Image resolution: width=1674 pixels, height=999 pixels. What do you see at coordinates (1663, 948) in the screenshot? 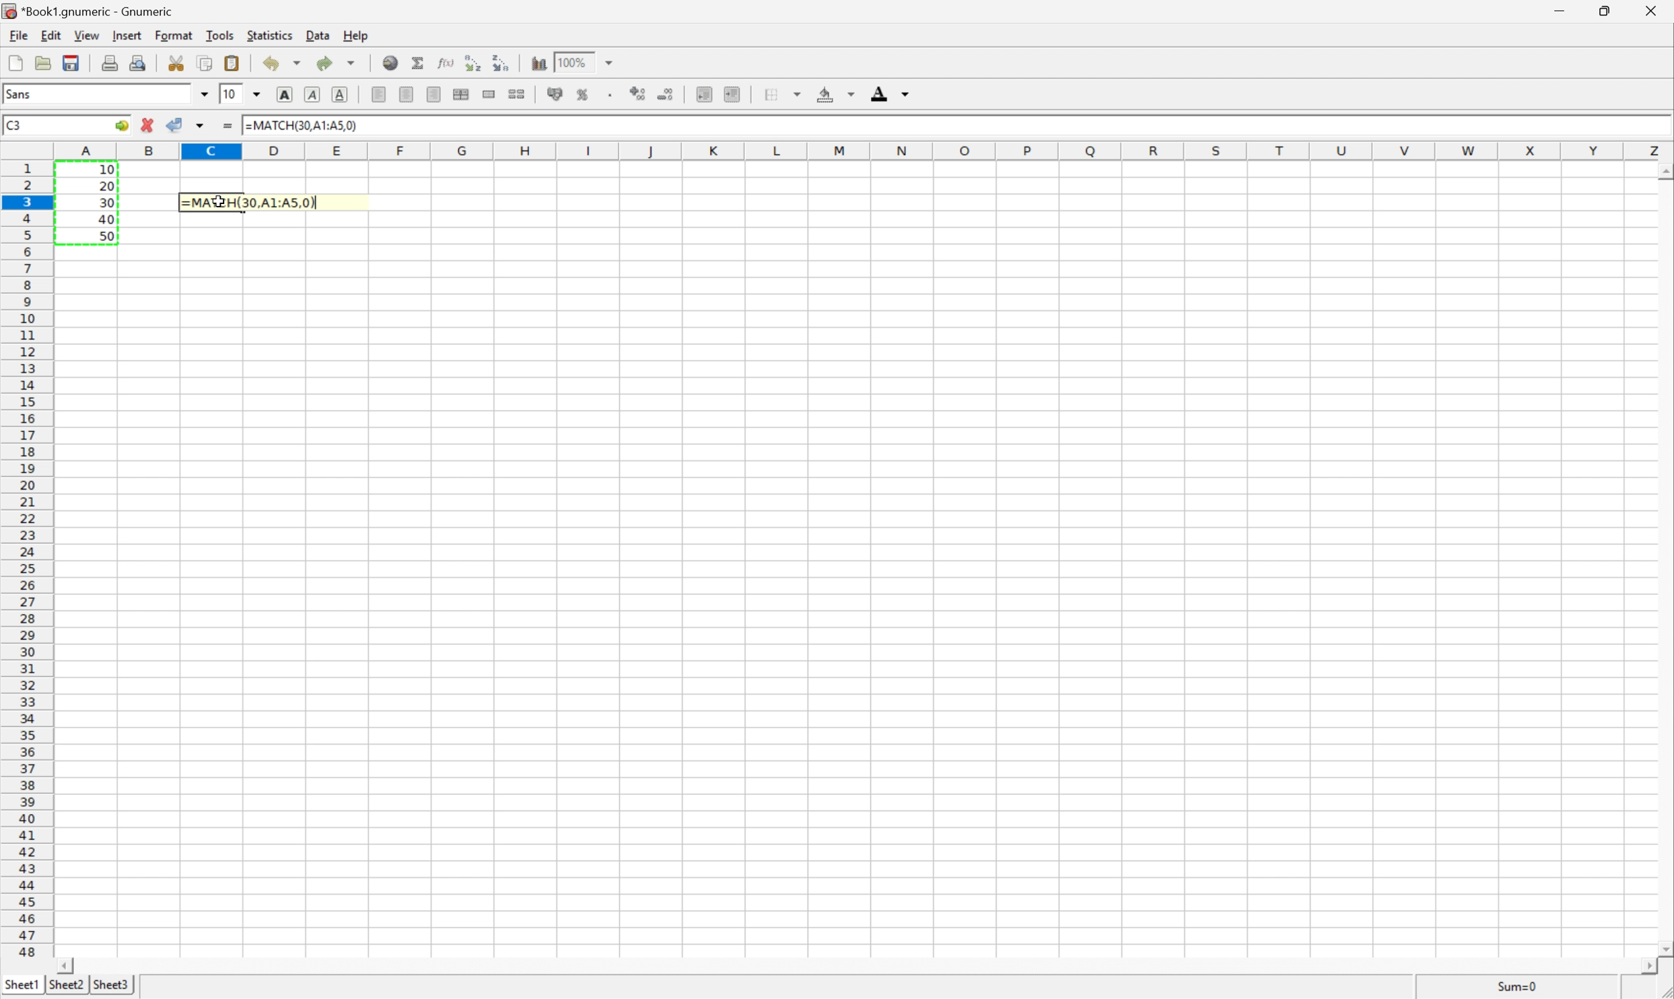
I see `Scroll down` at bounding box center [1663, 948].